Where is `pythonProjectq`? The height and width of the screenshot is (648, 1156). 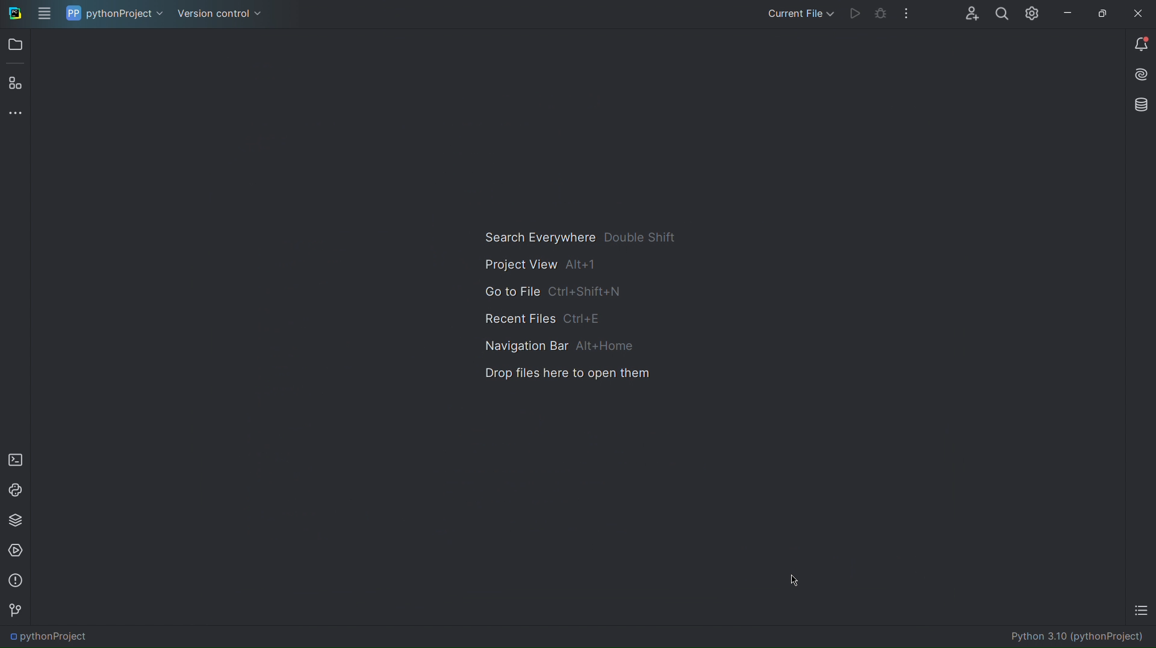 pythonProjectq is located at coordinates (48, 637).